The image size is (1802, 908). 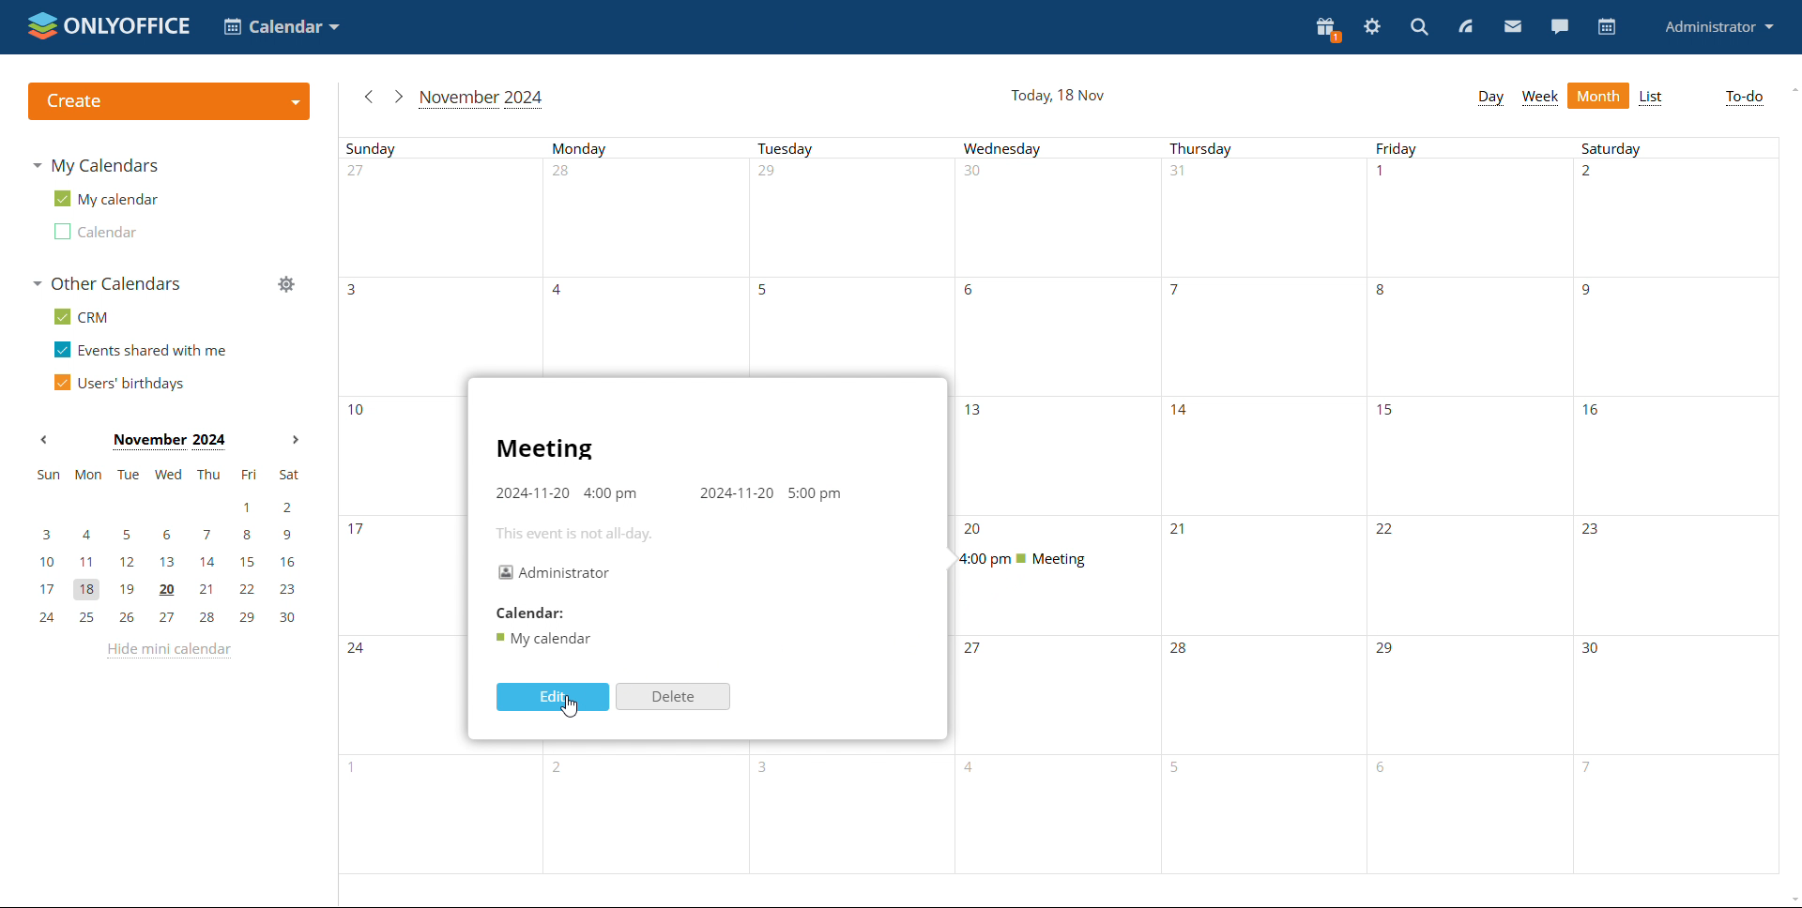 I want to click on month view, so click(x=1598, y=96).